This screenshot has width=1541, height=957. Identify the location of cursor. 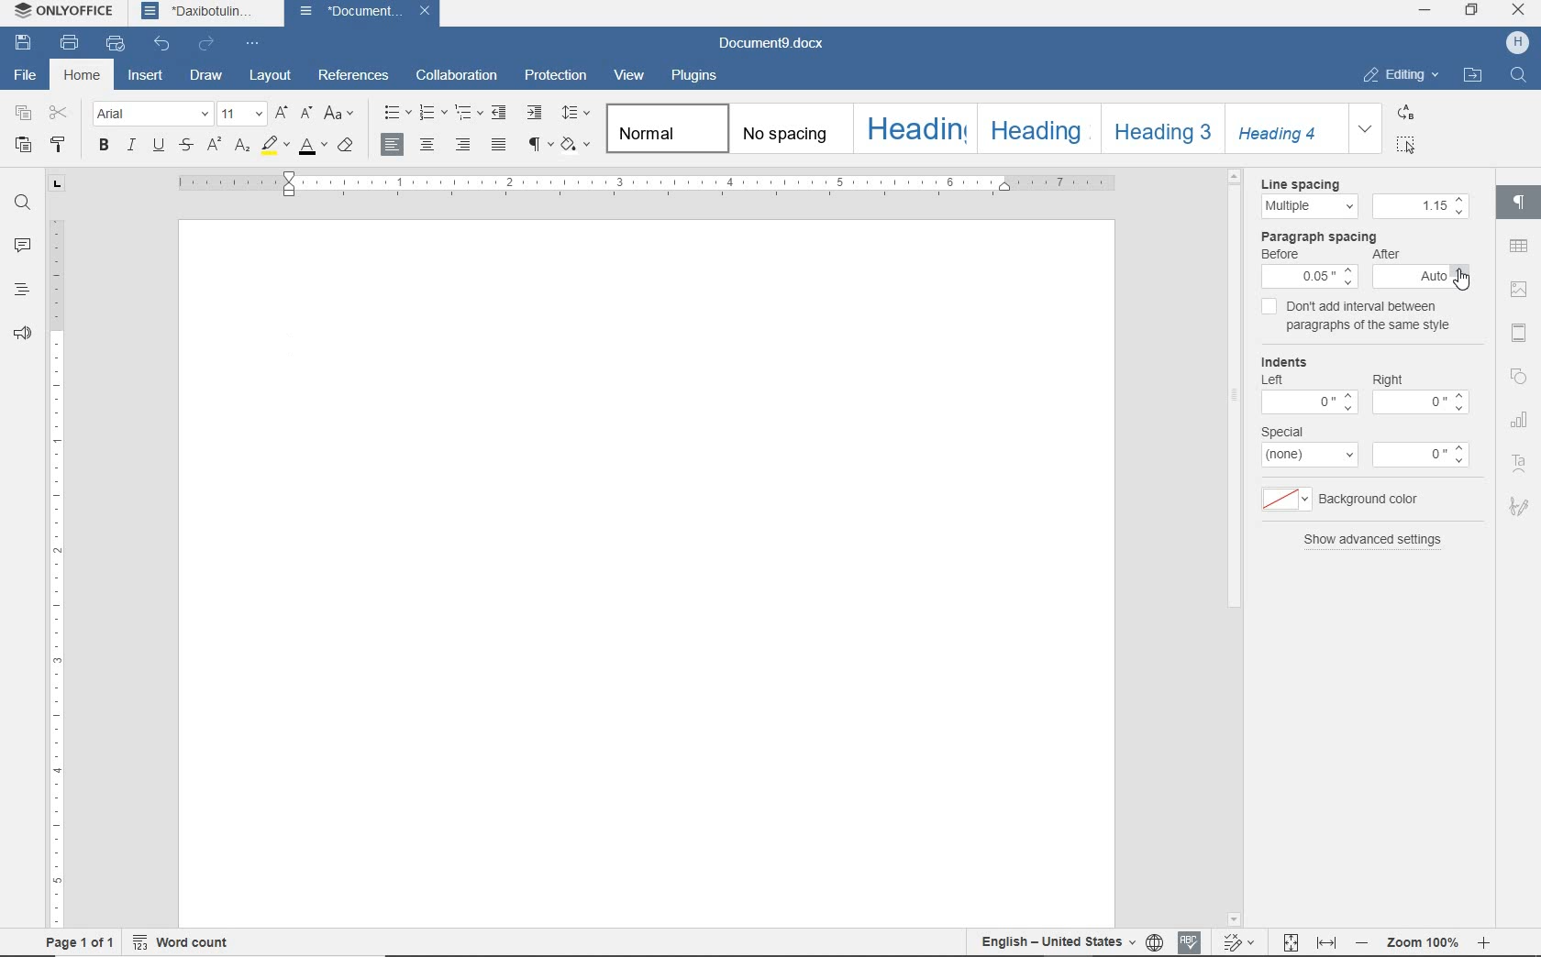
(1461, 280).